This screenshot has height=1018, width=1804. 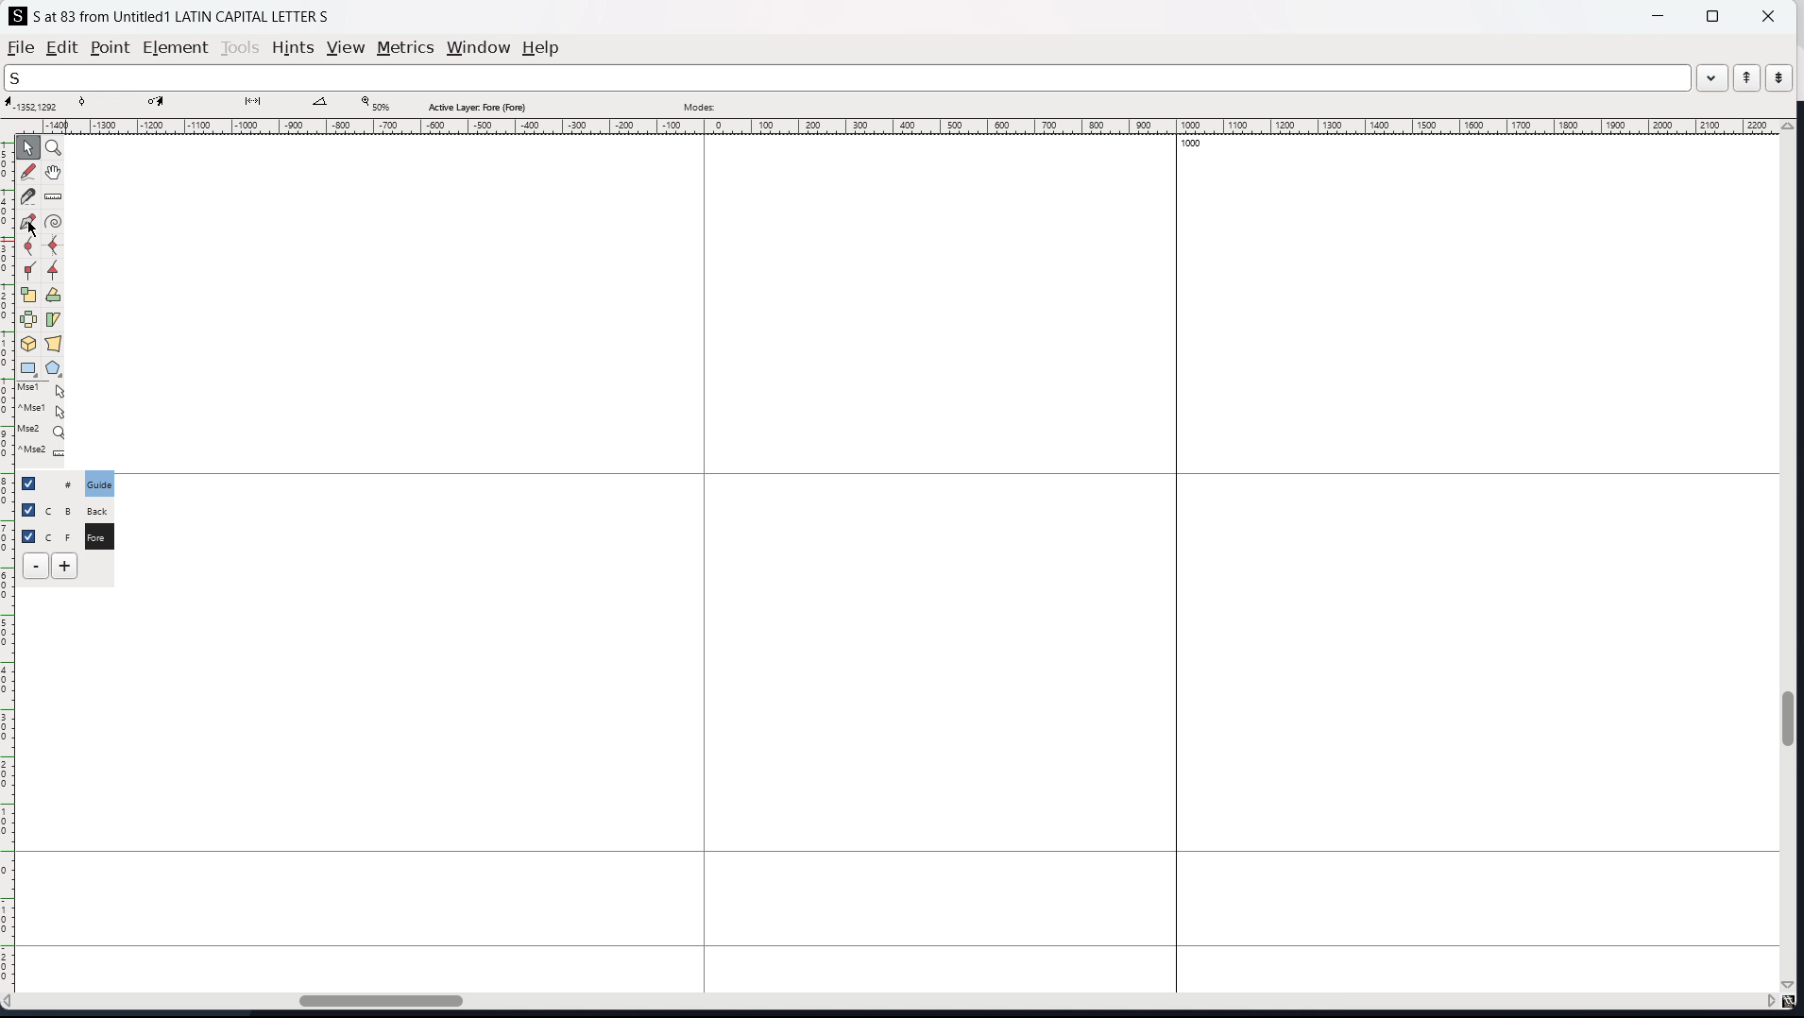 What do you see at coordinates (55, 149) in the screenshot?
I see `magnify` at bounding box center [55, 149].